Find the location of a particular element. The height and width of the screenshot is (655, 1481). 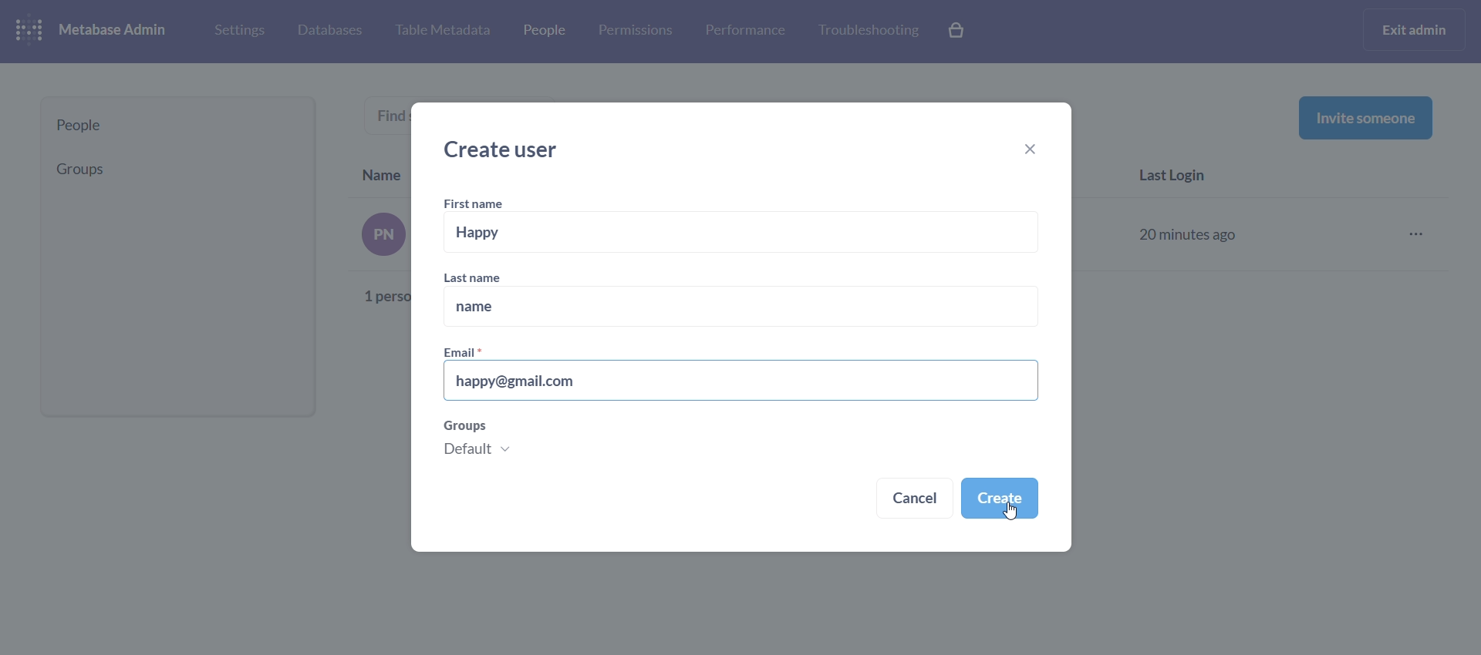

more is located at coordinates (1421, 235).